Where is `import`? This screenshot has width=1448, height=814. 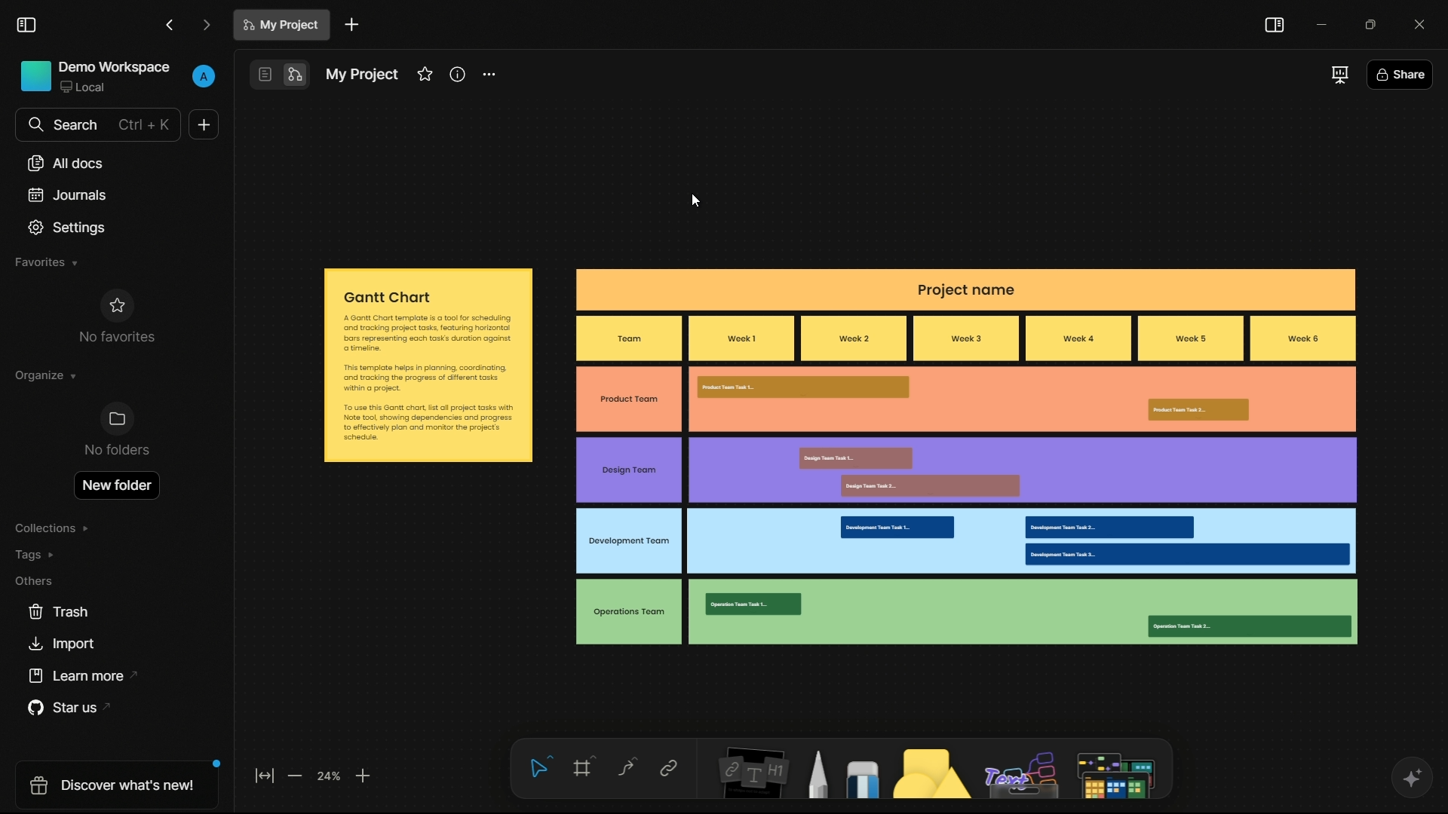
import is located at coordinates (64, 646).